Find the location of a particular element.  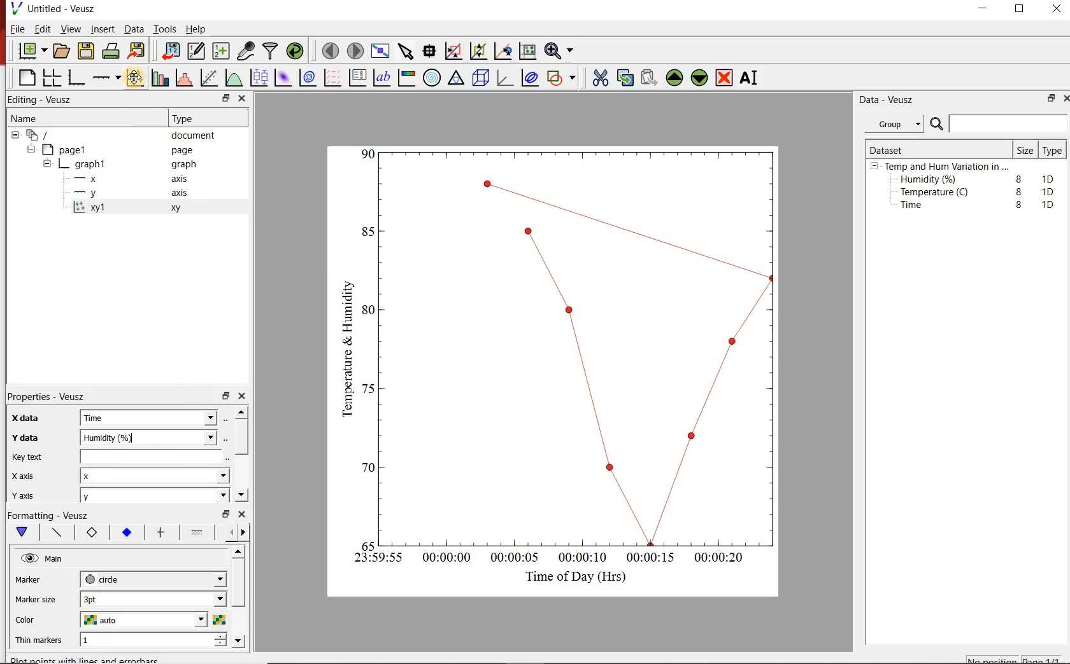

3d scene is located at coordinates (481, 80).